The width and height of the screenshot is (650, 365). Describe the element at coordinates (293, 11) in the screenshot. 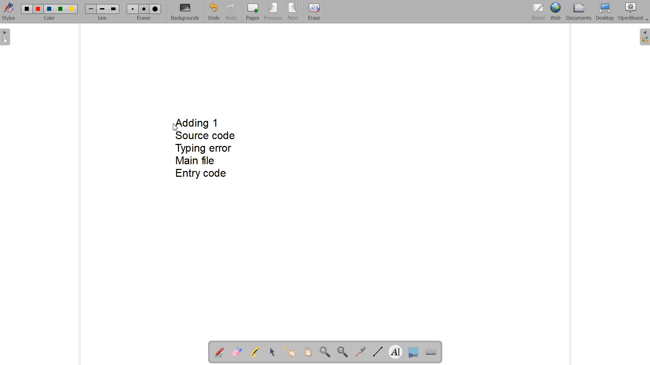

I see `Next` at that location.